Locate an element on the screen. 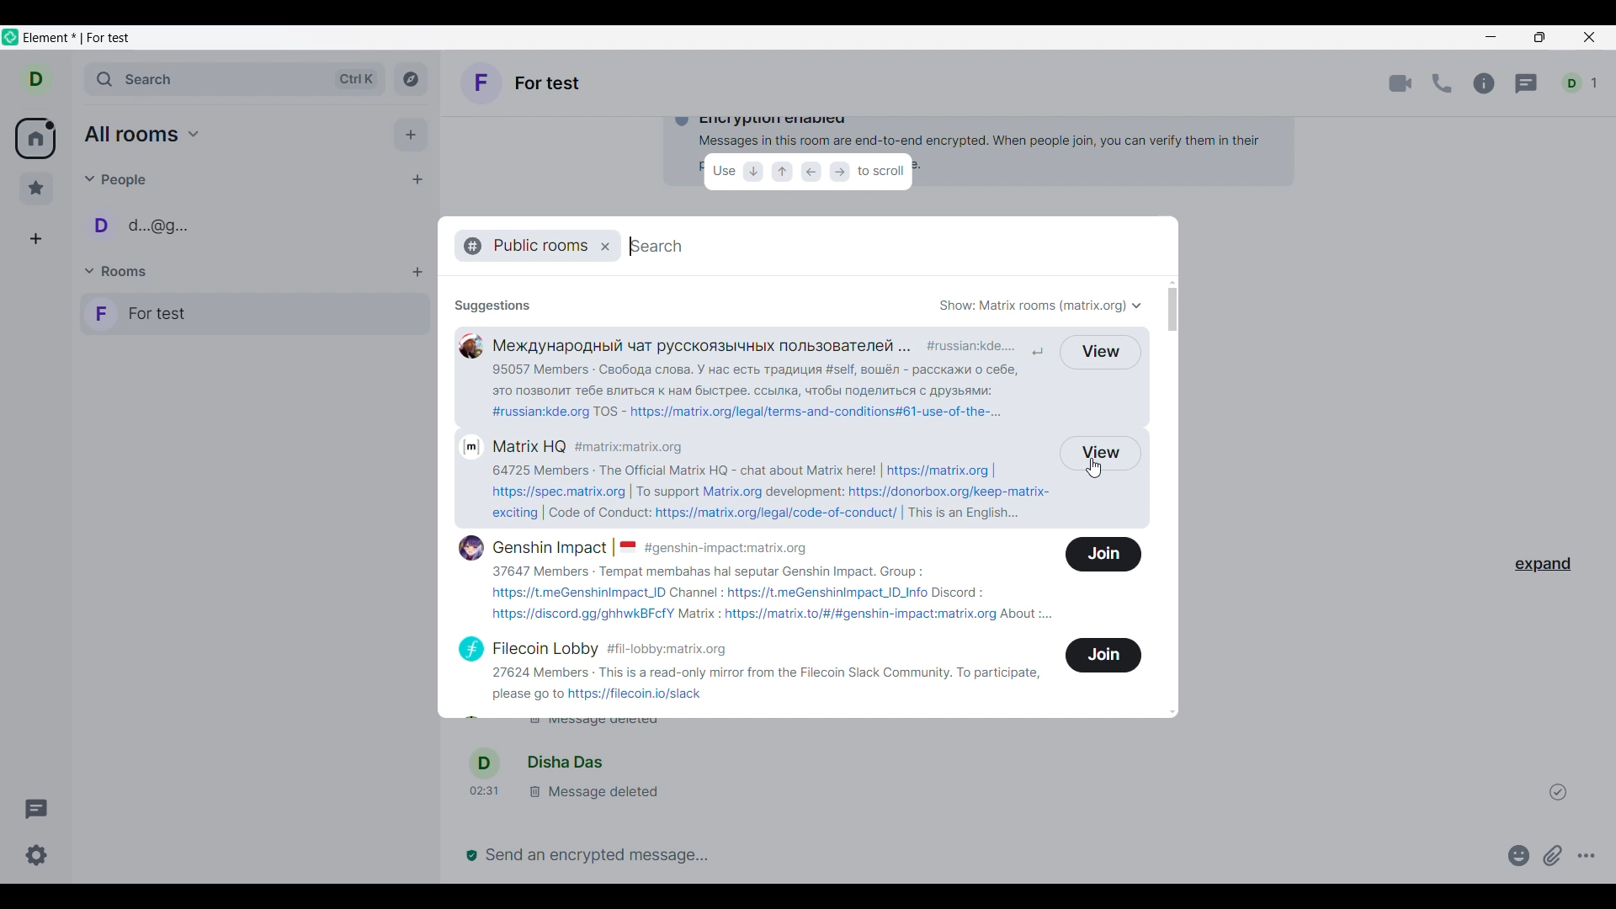 Image resolution: width=1616 pixels, height=909 pixels. All rooms is located at coordinates (142, 134).